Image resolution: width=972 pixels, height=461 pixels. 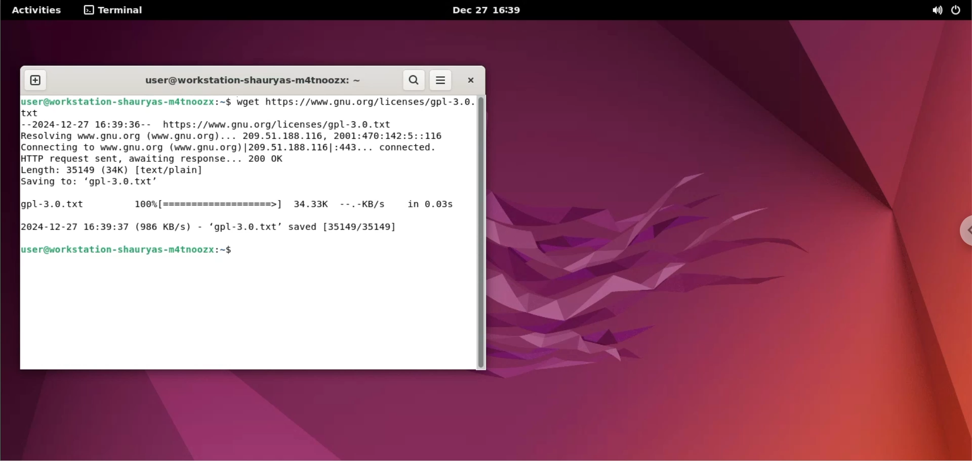 I want to click on search, so click(x=415, y=81).